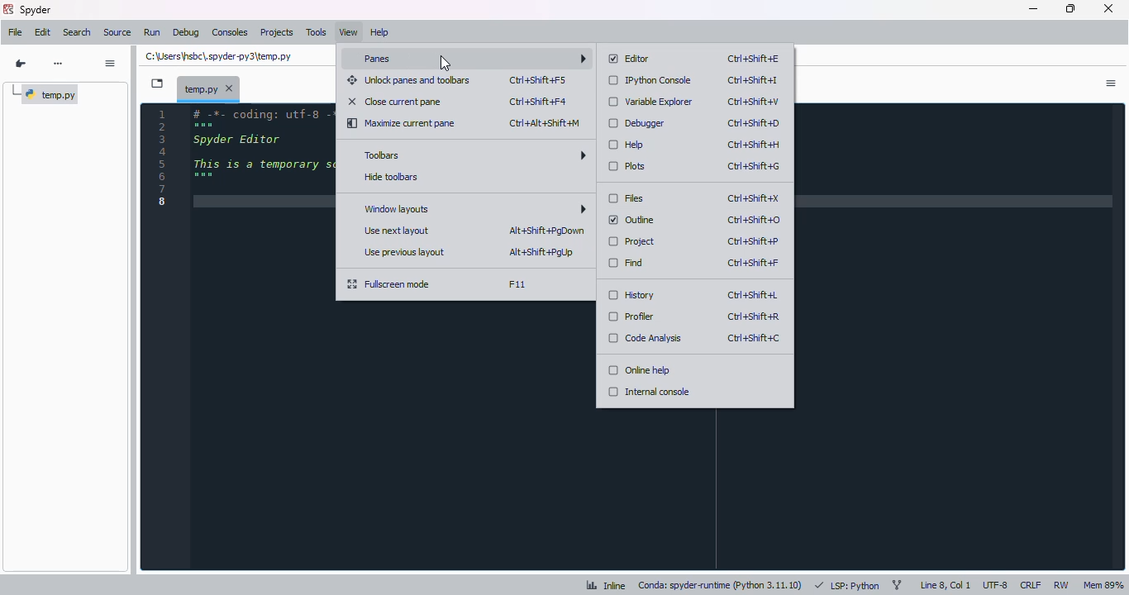 Image resolution: width=1129 pixels, height=595 pixels. What do you see at coordinates (946, 584) in the screenshot?
I see `line 8, col 1` at bounding box center [946, 584].